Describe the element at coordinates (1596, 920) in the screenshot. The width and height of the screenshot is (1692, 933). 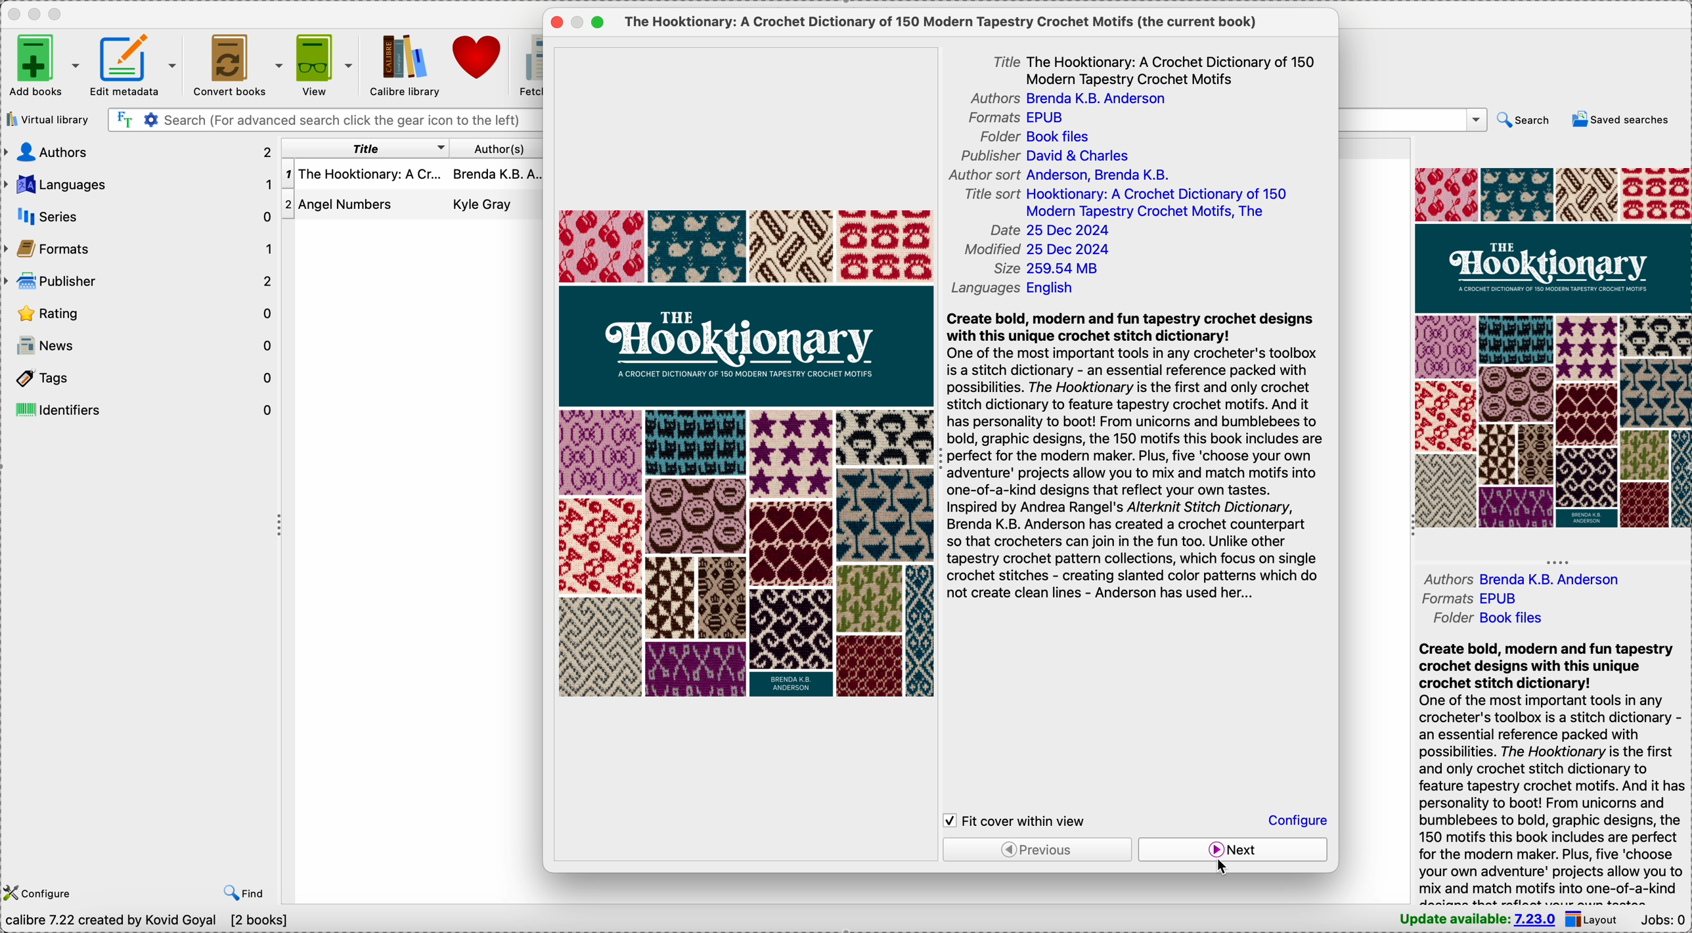
I see `layout` at that location.